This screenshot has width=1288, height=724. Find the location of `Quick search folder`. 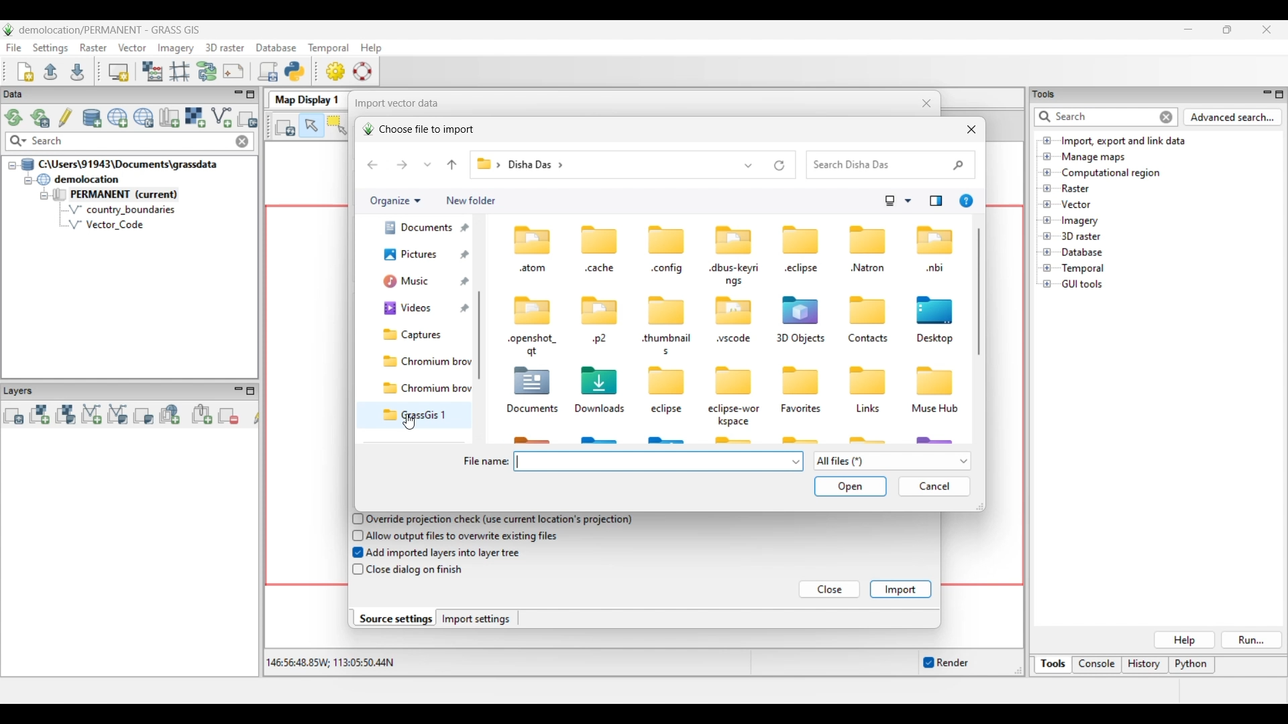

Quick search folder is located at coordinates (891, 165).